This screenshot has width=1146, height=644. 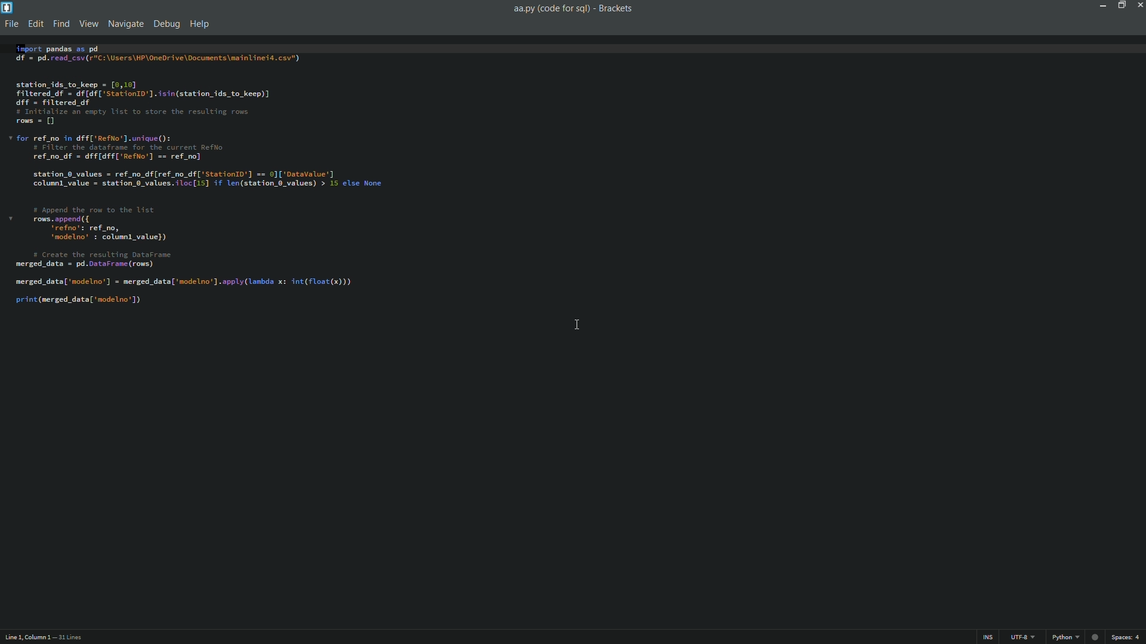 I want to click on python, so click(x=1062, y=637).